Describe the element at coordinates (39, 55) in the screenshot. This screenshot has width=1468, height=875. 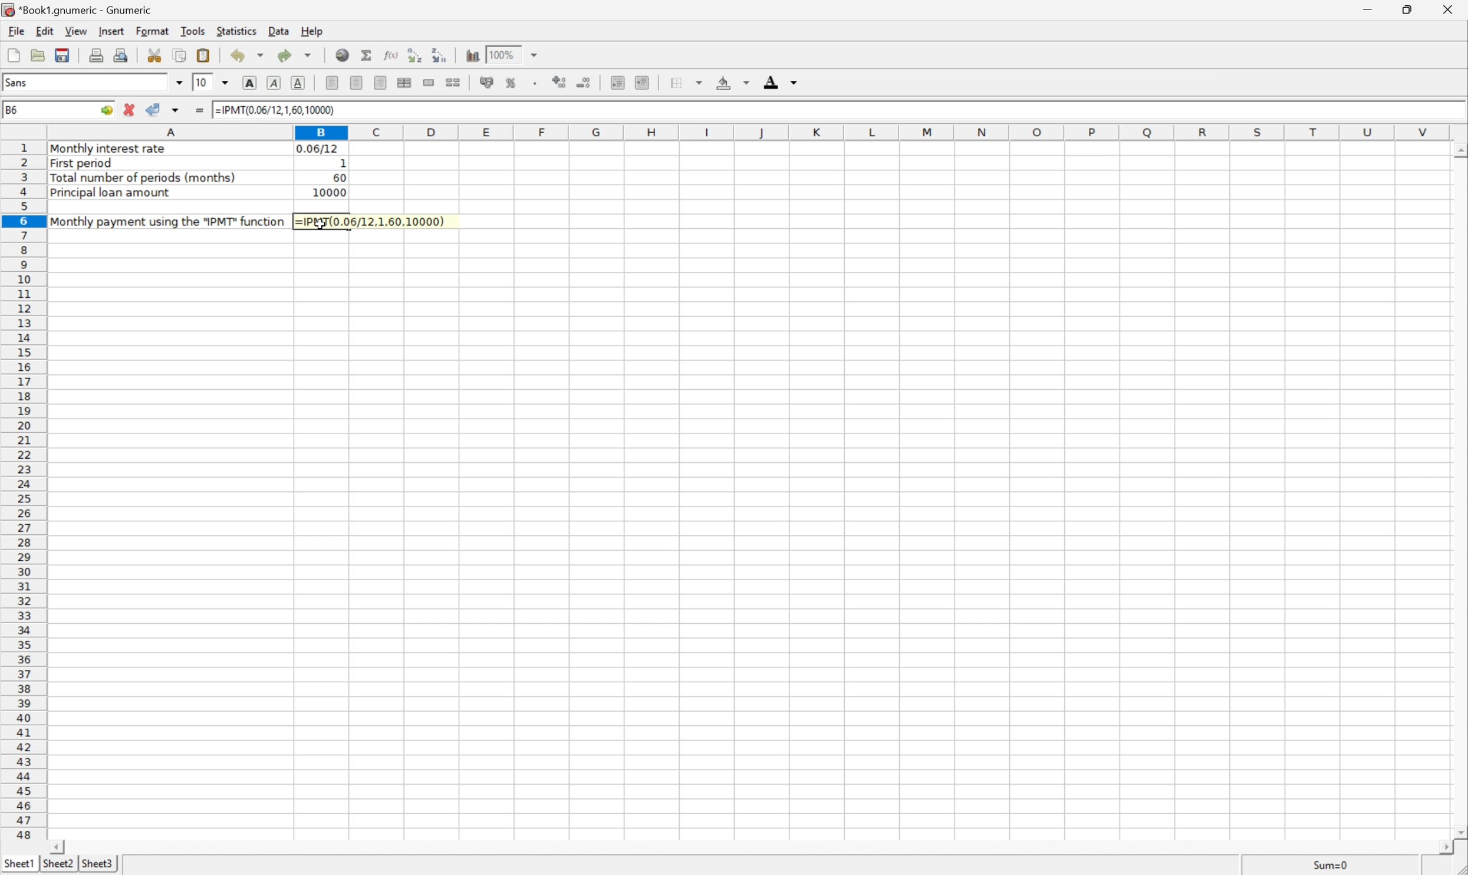
I see `Open a file` at that location.